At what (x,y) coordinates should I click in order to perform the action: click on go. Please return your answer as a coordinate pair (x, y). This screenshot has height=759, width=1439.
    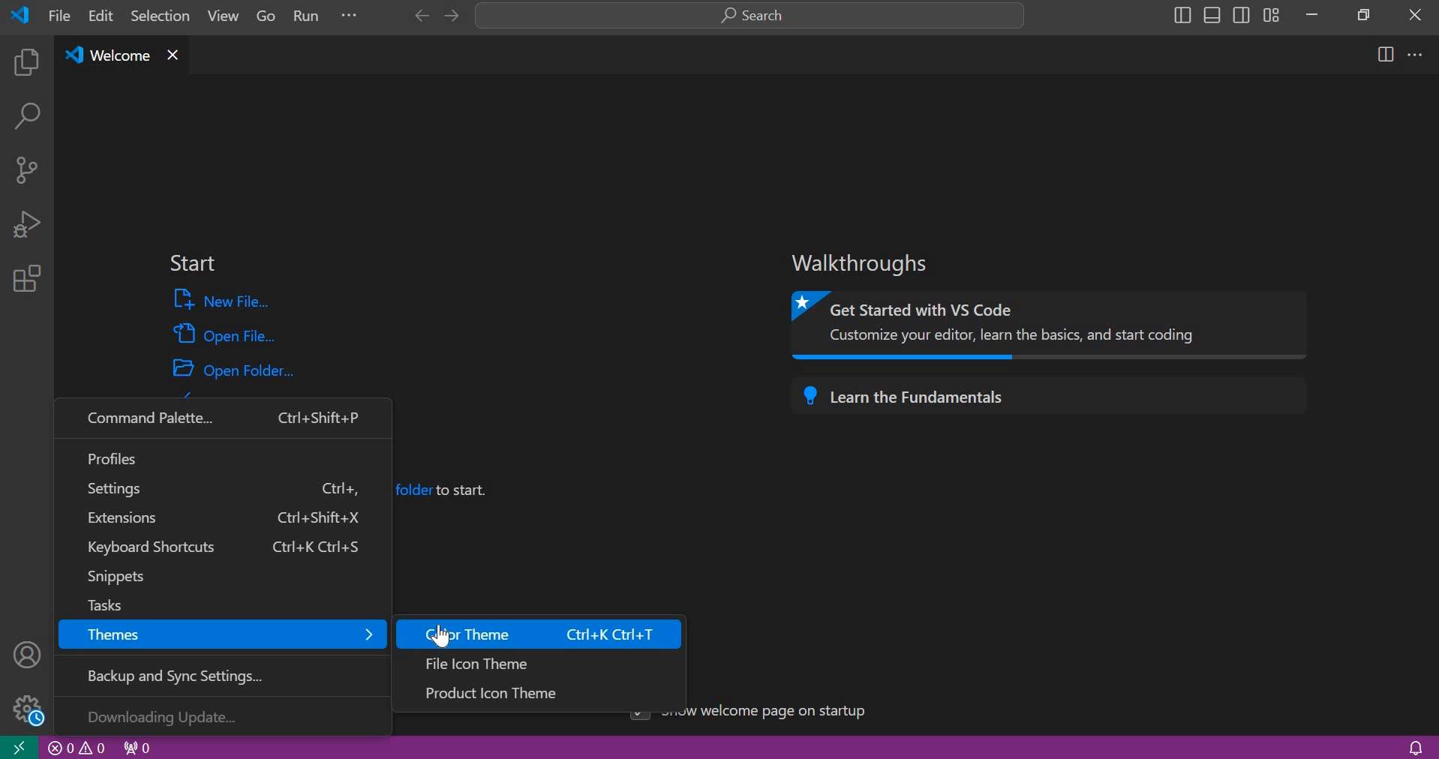
    Looking at the image, I should click on (266, 18).